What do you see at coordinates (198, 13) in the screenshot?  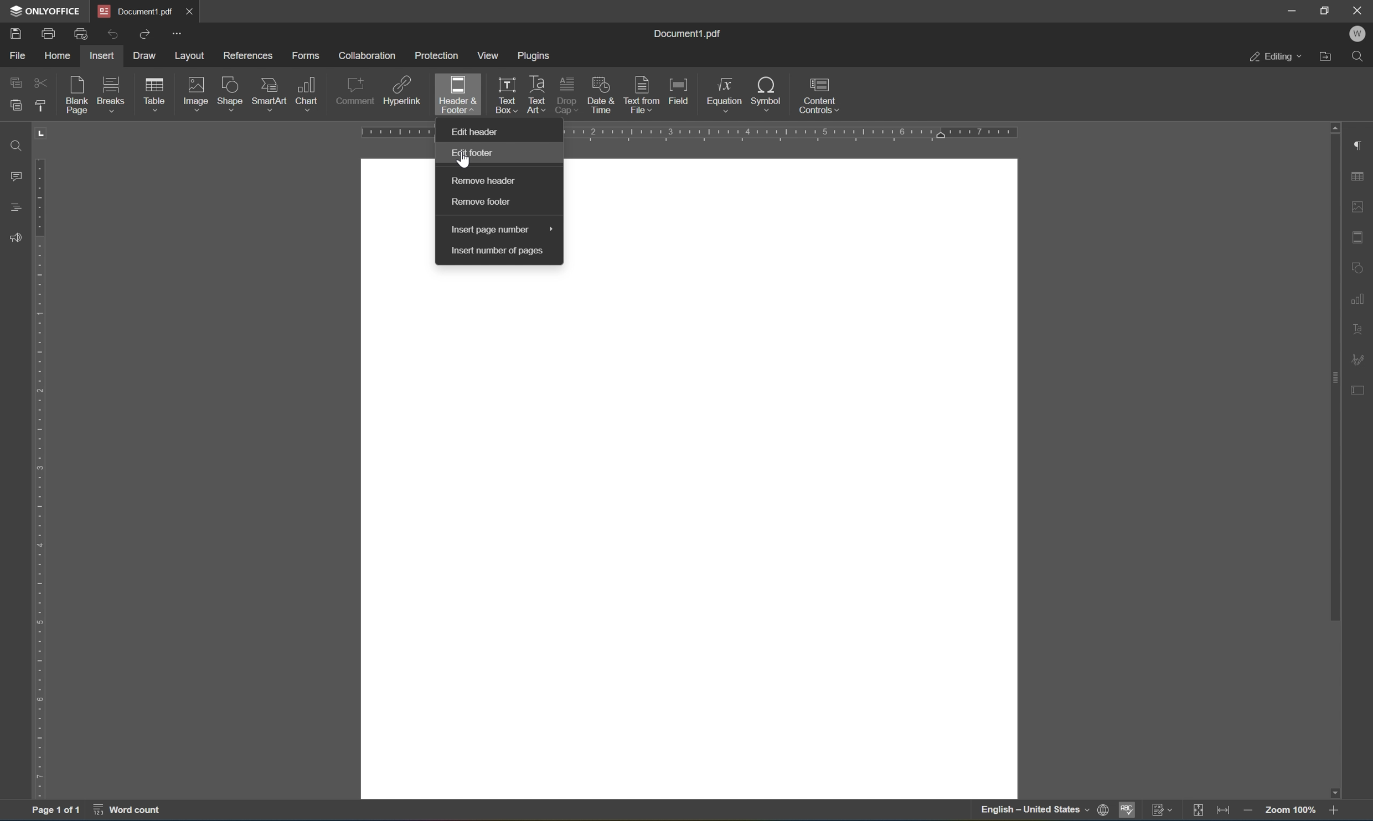 I see `close` at bounding box center [198, 13].